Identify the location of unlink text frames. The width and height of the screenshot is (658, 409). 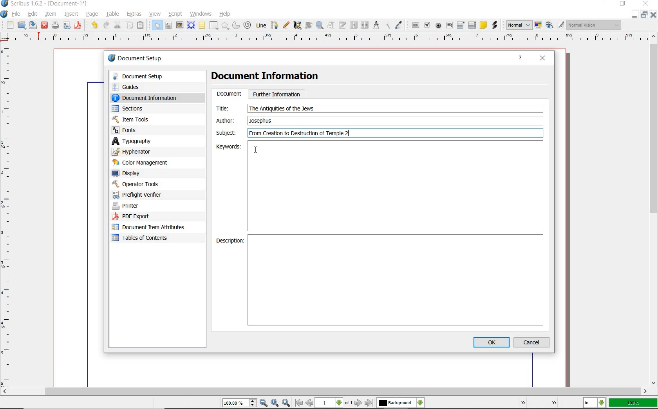
(365, 25).